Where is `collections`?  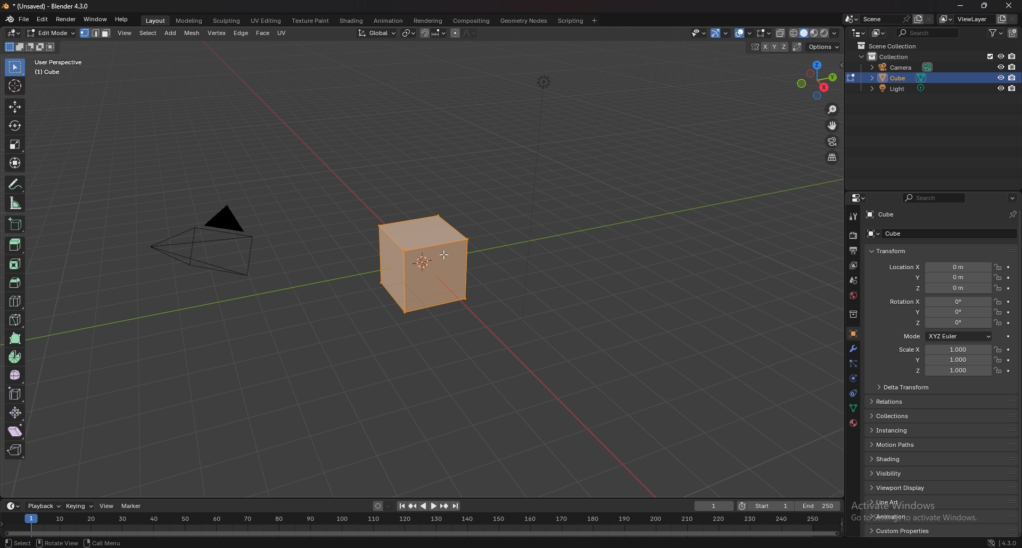 collections is located at coordinates (903, 415).